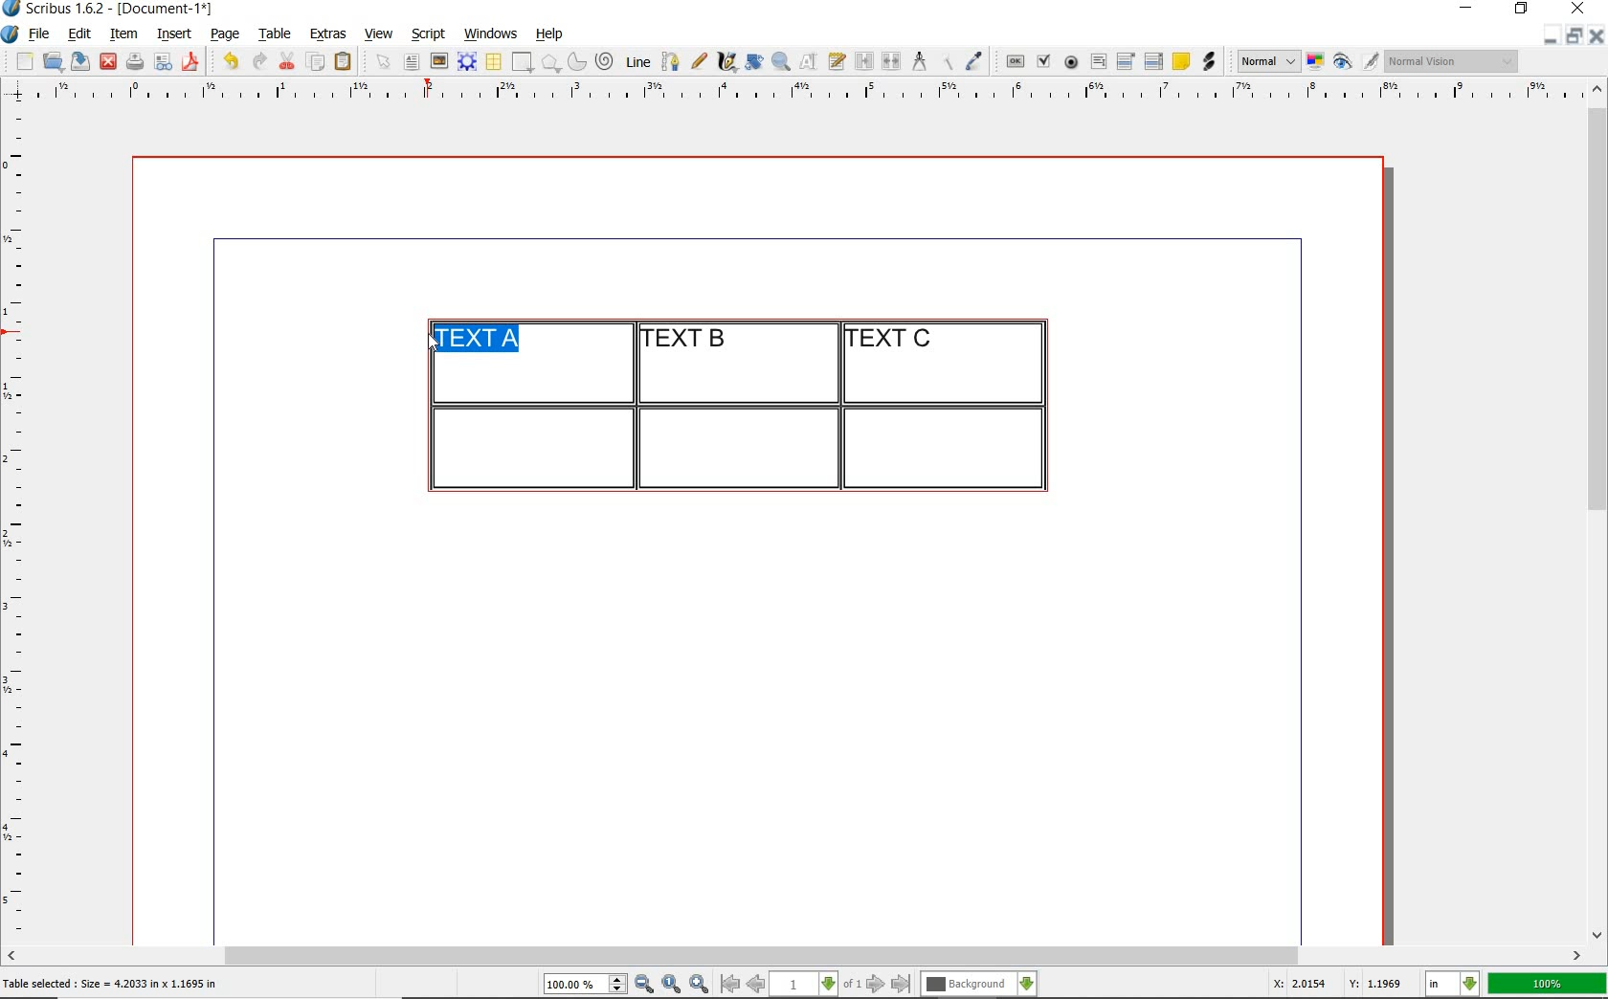  I want to click on windows, so click(492, 34).